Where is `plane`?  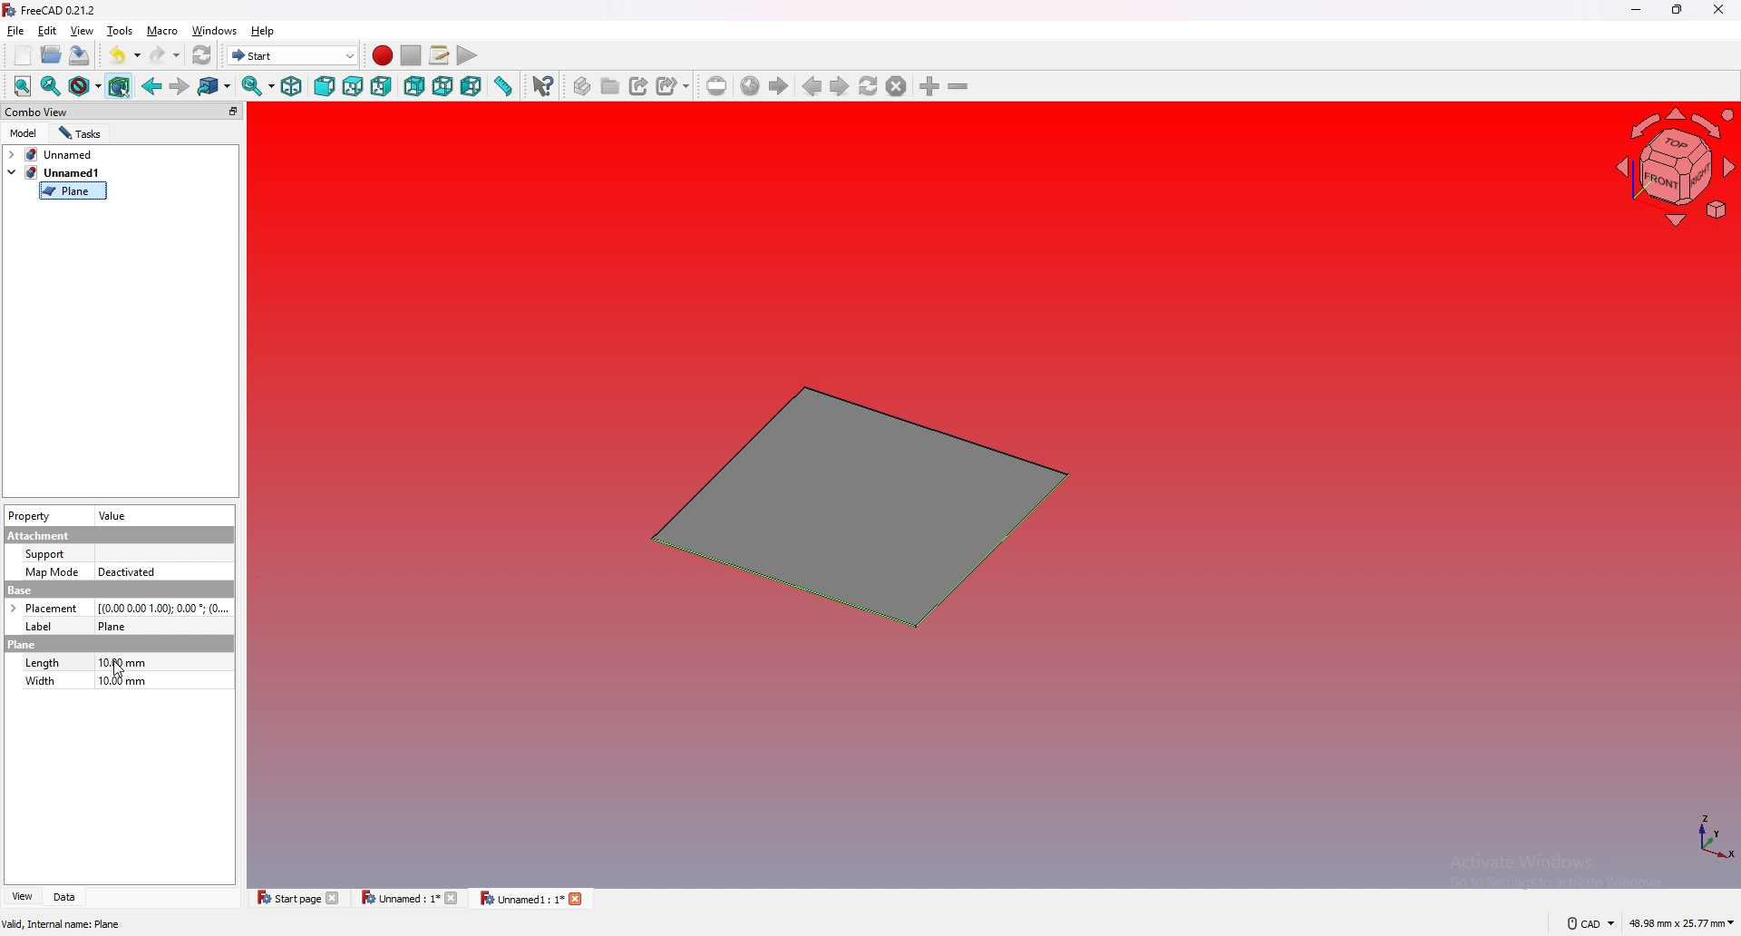
plane is located at coordinates (852, 507).